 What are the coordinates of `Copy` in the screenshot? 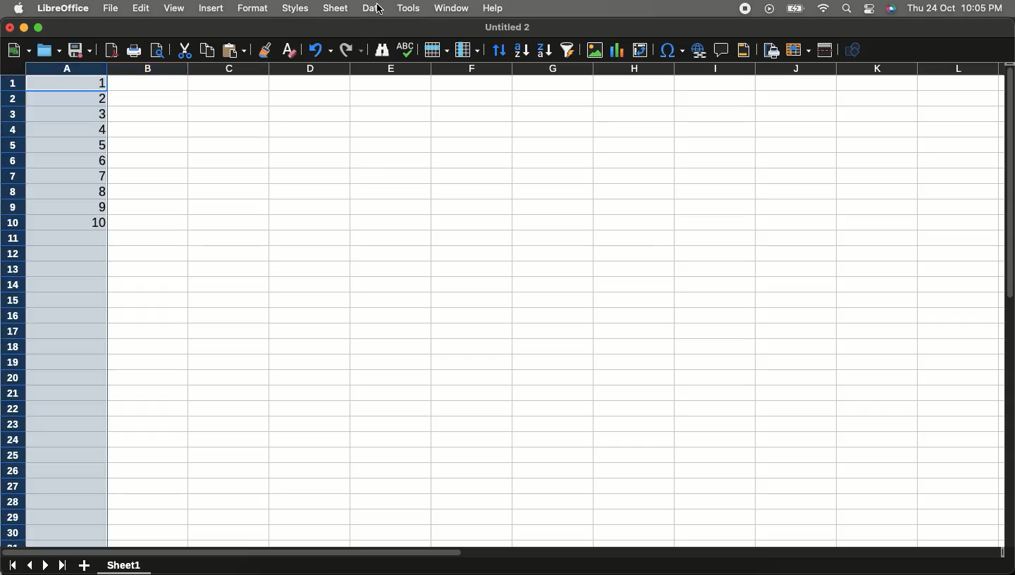 It's located at (205, 49).